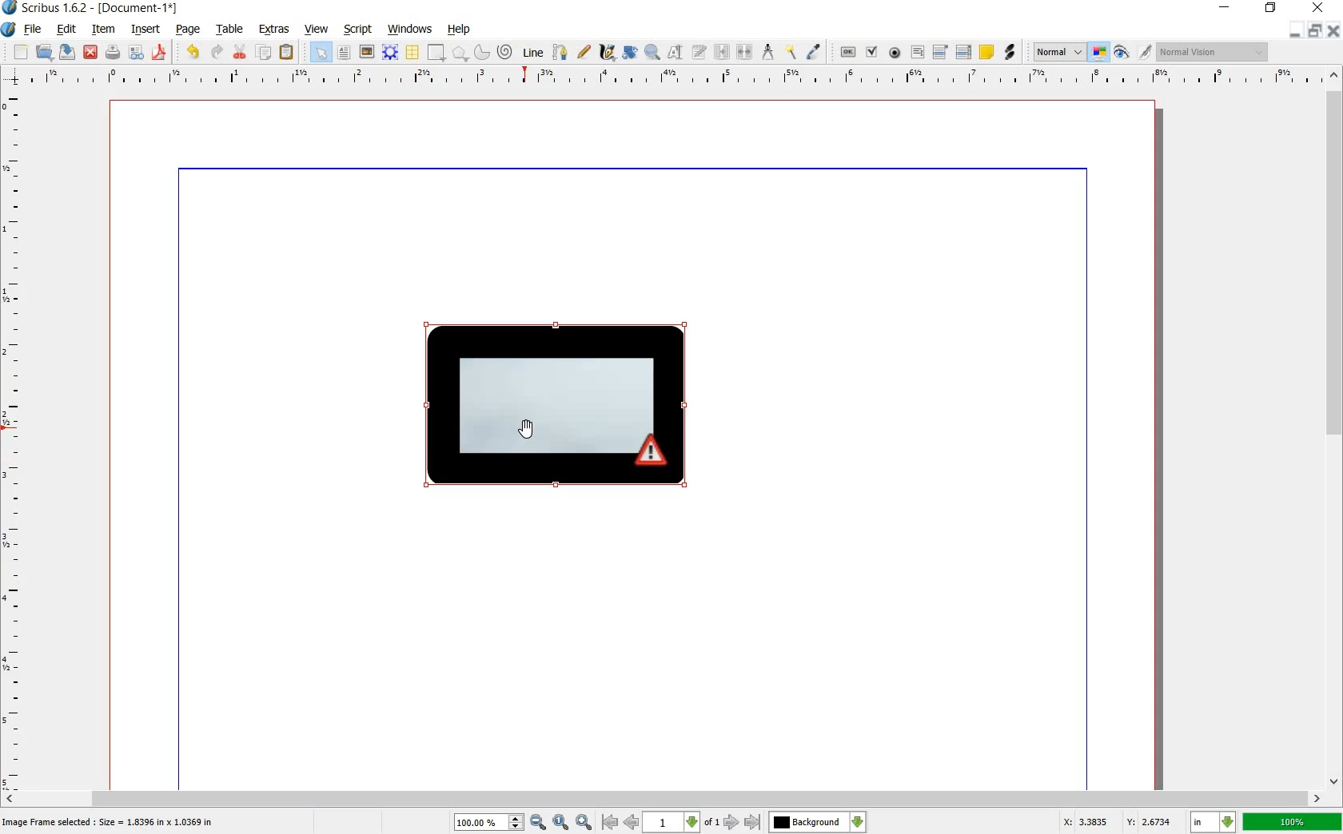 The image size is (1343, 834). What do you see at coordinates (388, 51) in the screenshot?
I see `render frame` at bounding box center [388, 51].